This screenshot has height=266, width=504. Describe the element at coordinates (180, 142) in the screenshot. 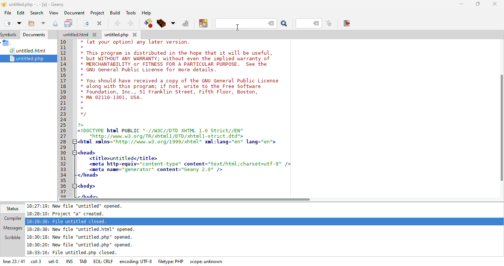

I see `<html xmlns="http://www.w3.org/1999/xhtml" xml:lang="en" lang="en">` at that location.